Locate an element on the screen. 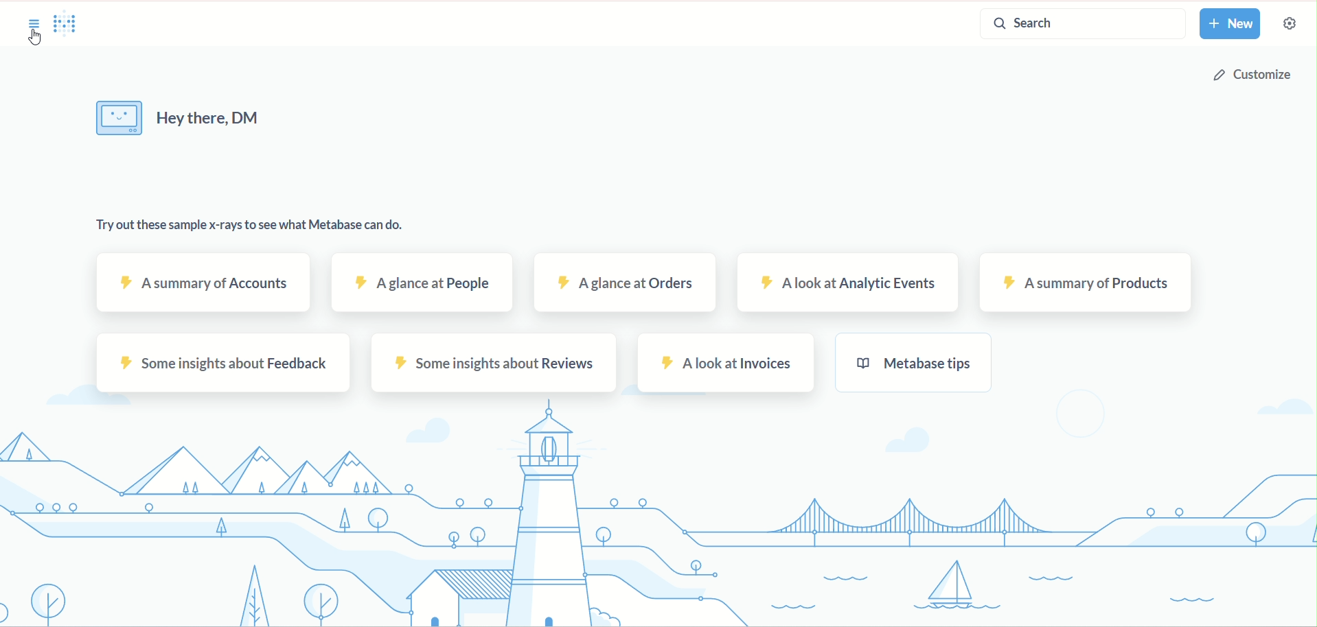 The height and width of the screenshot is (627, 1317). search is located at coordinates (1077, 23).